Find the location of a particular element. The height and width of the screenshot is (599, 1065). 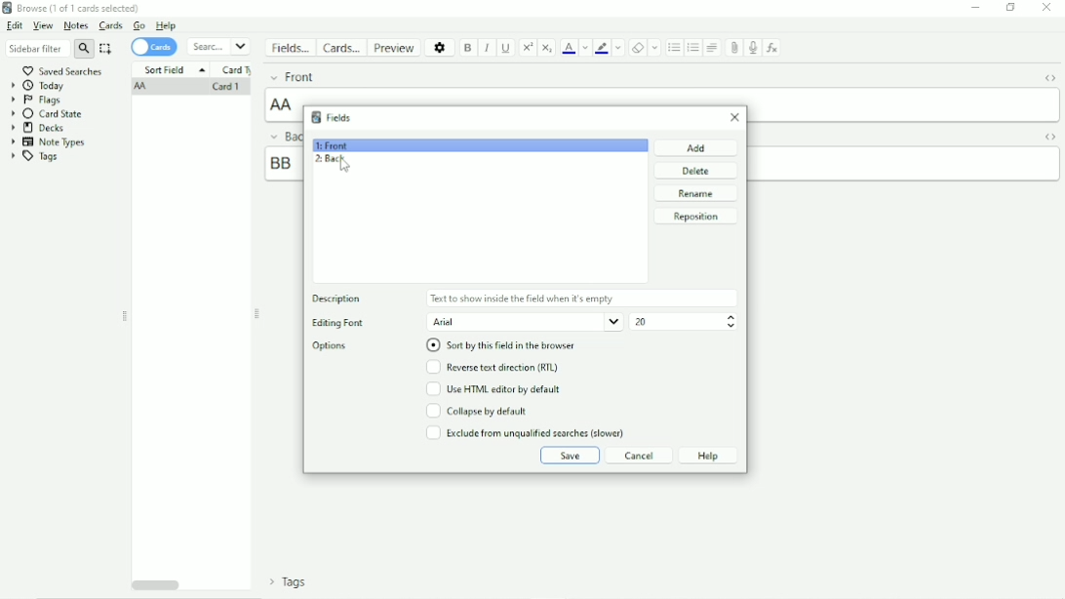

Search is located at coordinates (218, 47).